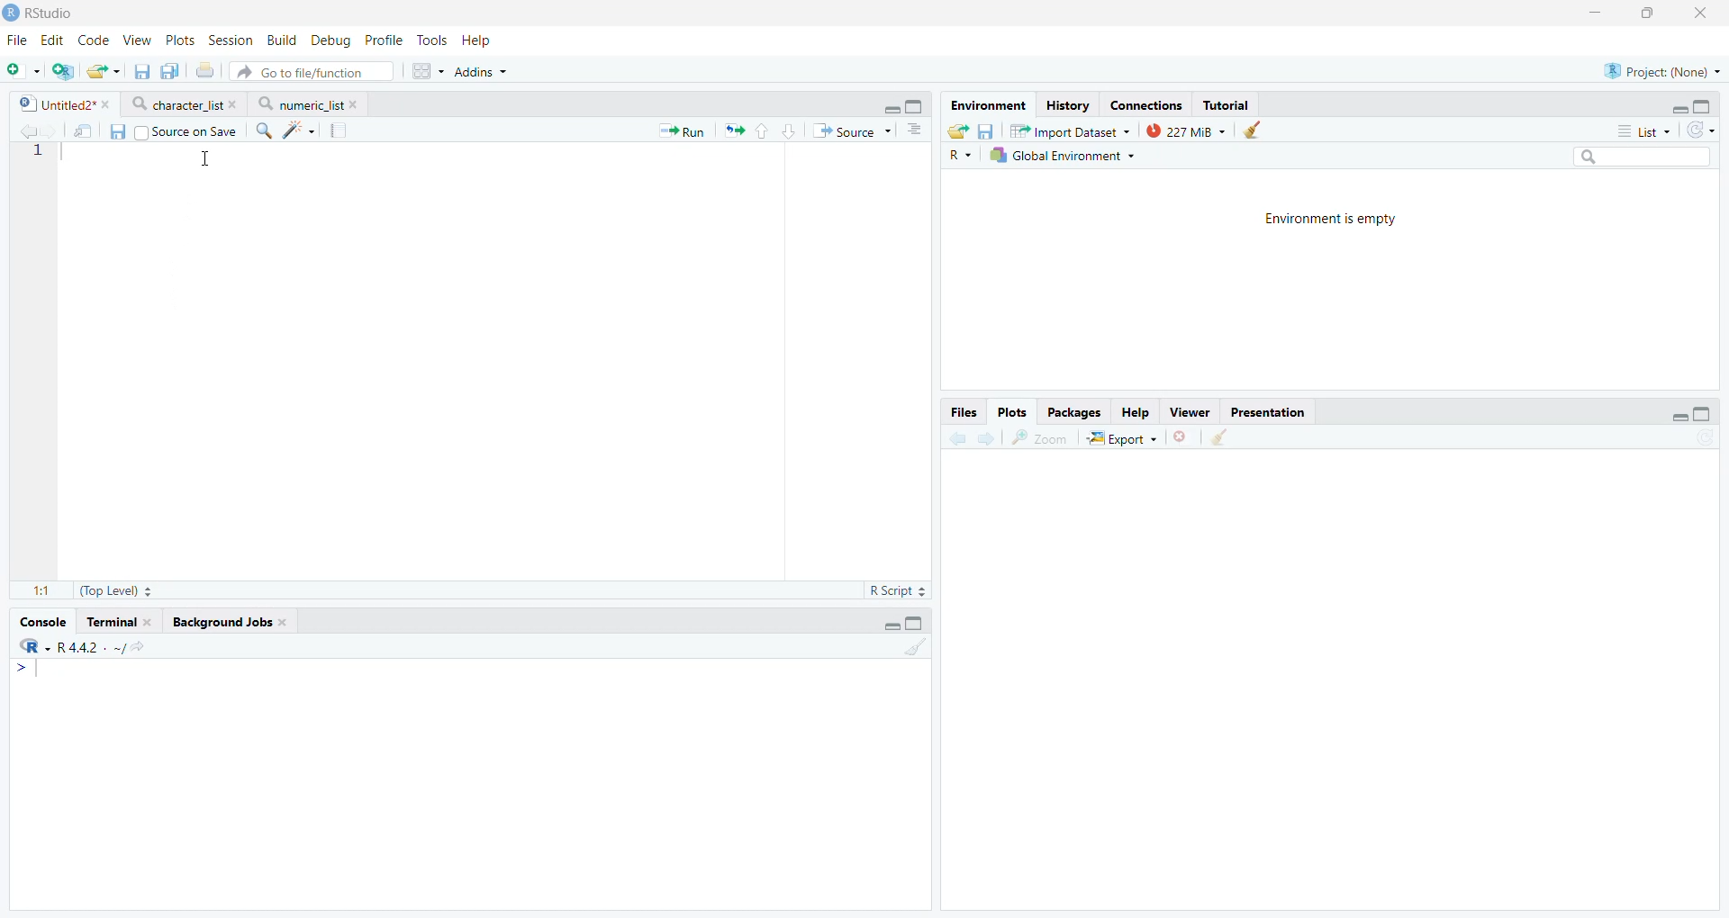  What do you see at coordinates (851, 130) in the screenshot?
I see `Source` at bounding box center [851, 130].